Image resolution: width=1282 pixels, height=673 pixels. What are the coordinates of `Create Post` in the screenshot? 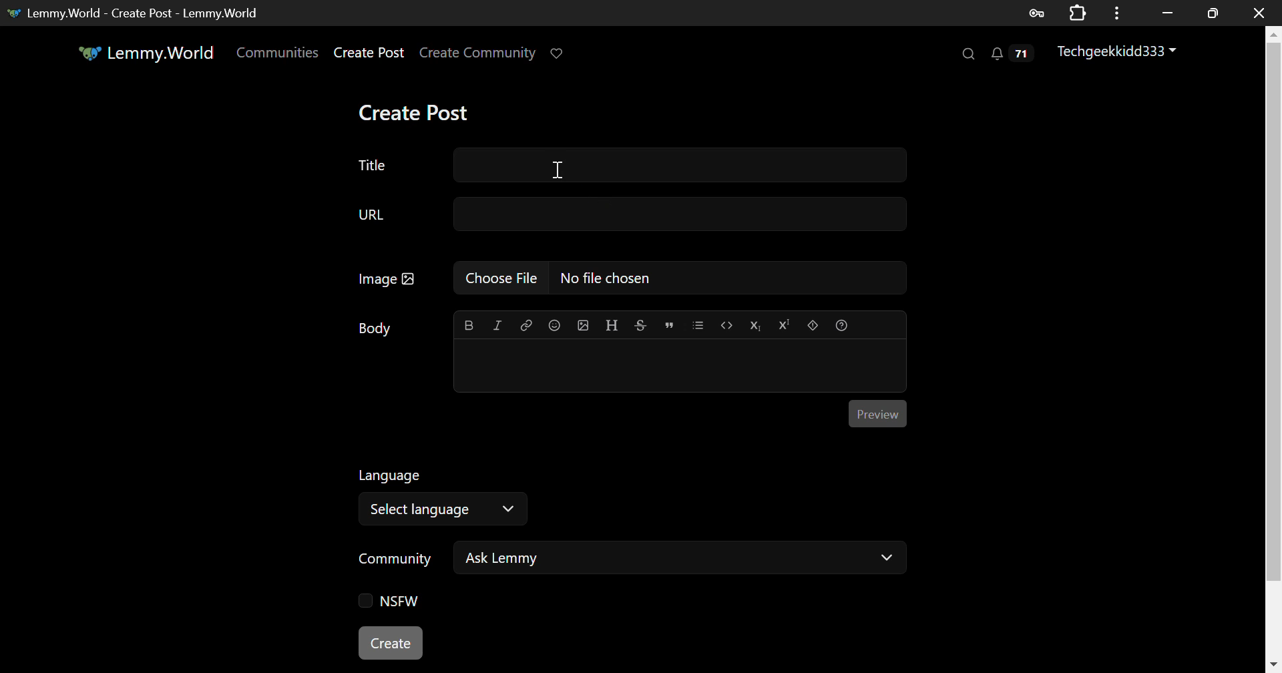 It's located at (391, 641).